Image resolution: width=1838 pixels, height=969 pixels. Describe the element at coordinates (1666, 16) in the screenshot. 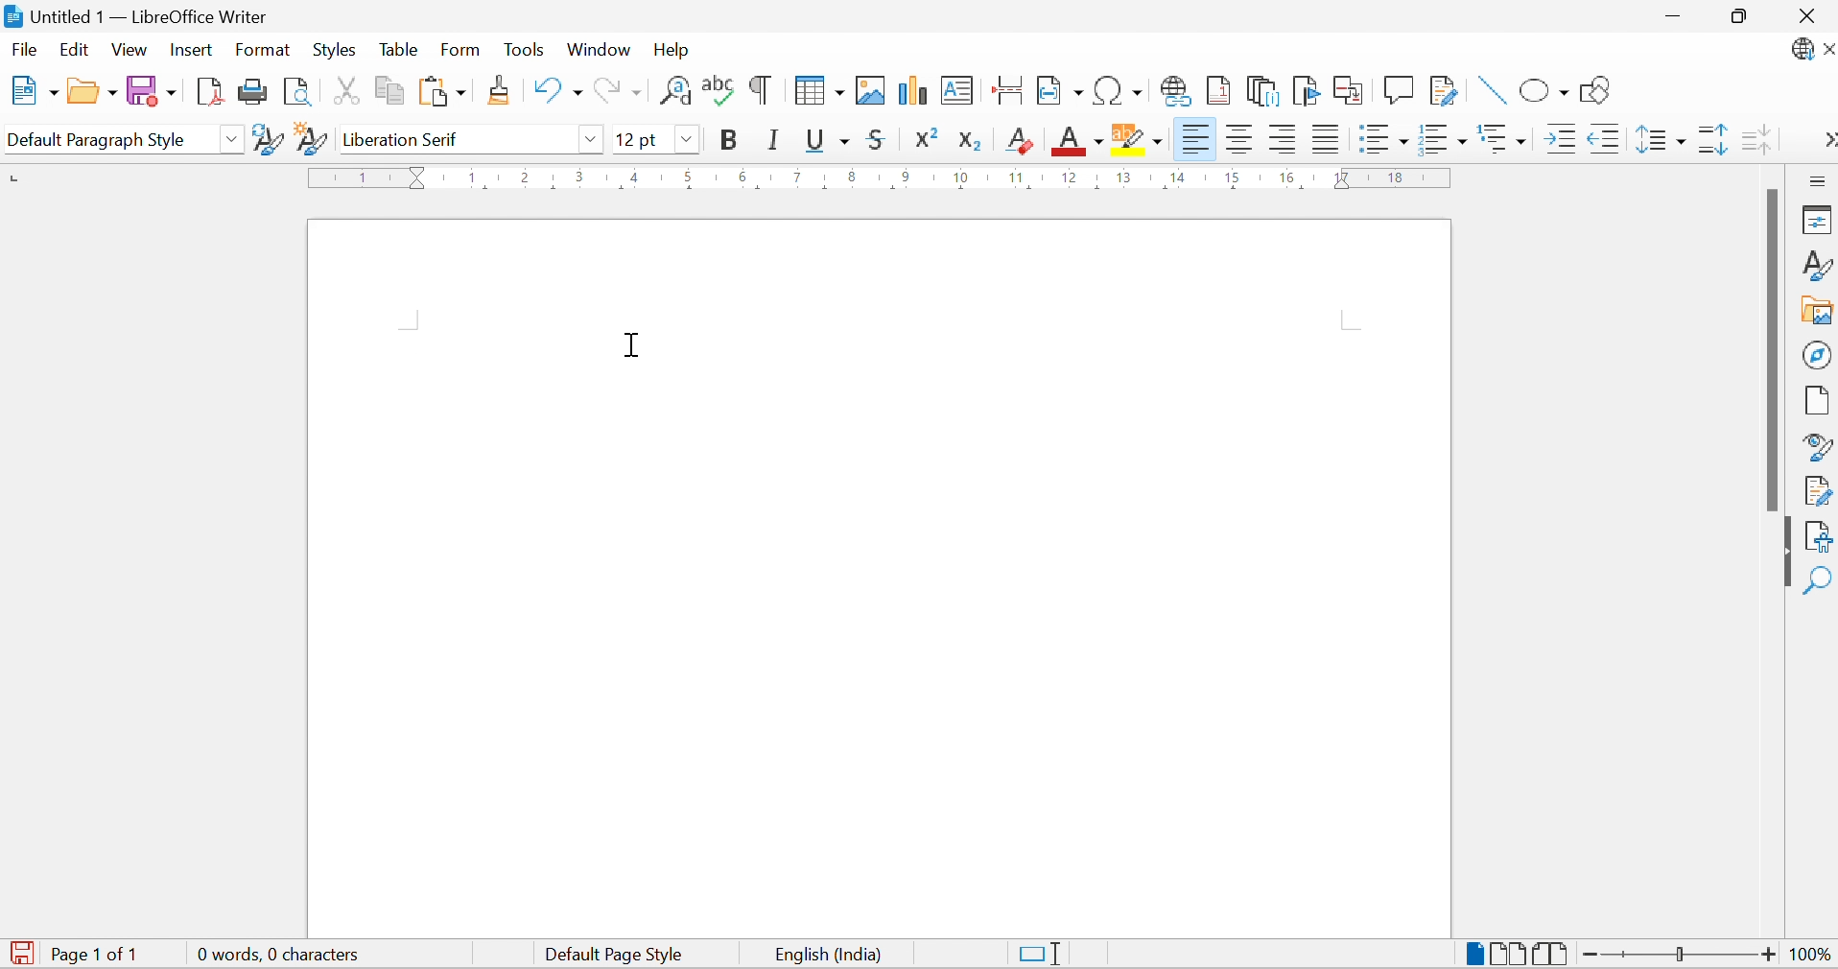

I see `Minimize` at that location.